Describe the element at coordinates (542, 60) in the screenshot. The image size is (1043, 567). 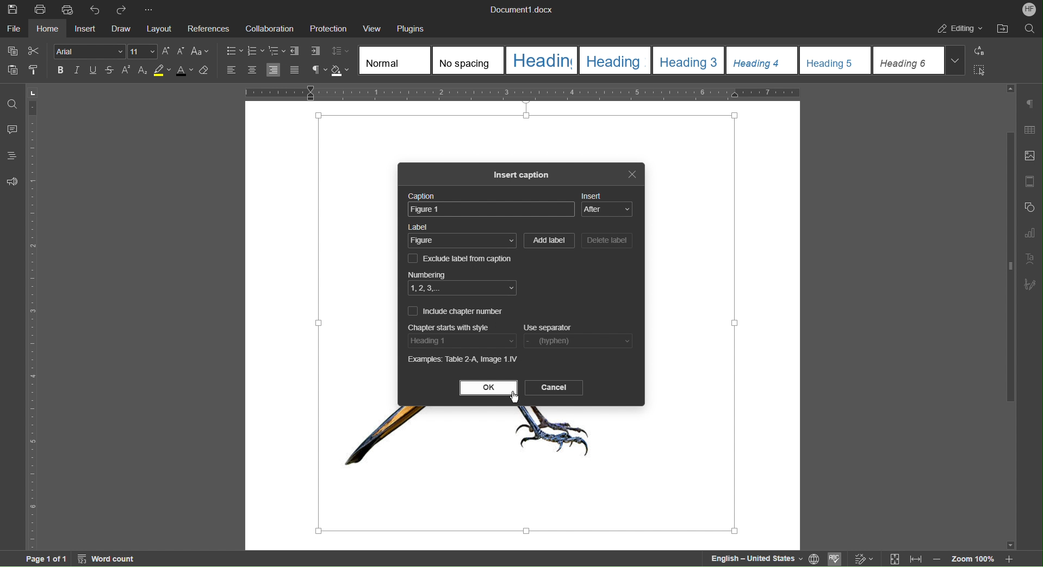
I see `Heading 1` at that location.